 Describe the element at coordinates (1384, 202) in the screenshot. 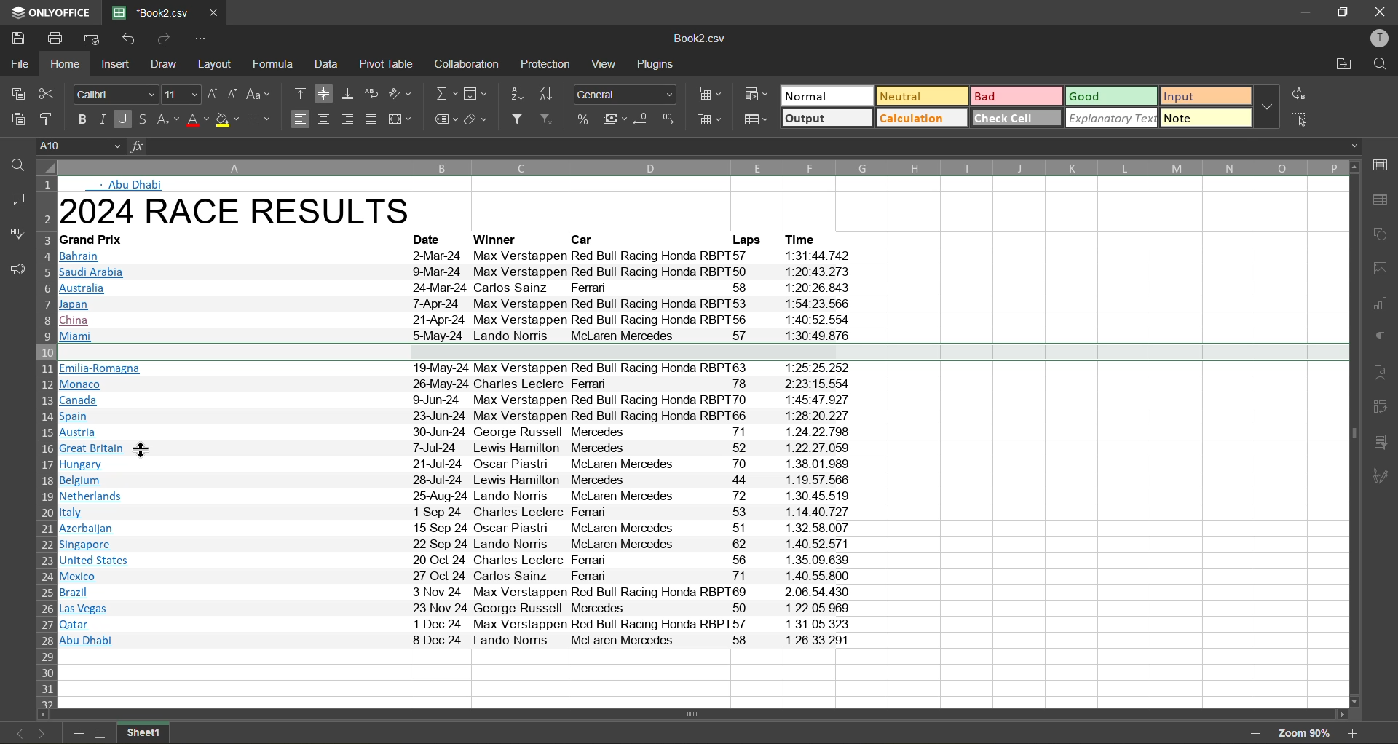

I see `table` at that location.